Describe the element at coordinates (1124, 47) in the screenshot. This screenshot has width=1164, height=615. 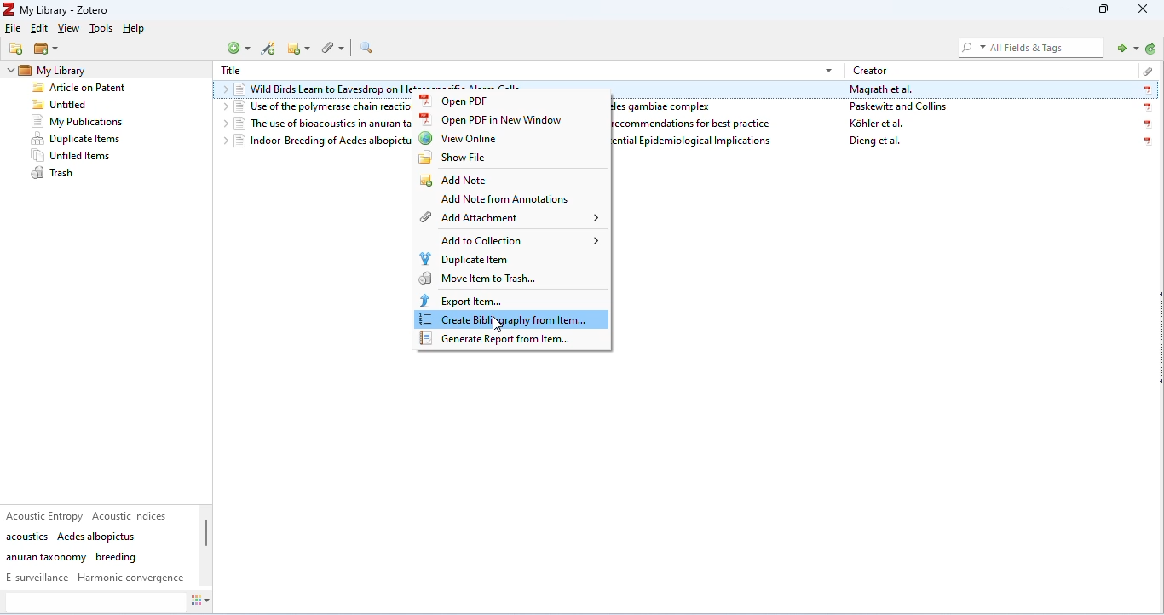
I see `locate` at that location.